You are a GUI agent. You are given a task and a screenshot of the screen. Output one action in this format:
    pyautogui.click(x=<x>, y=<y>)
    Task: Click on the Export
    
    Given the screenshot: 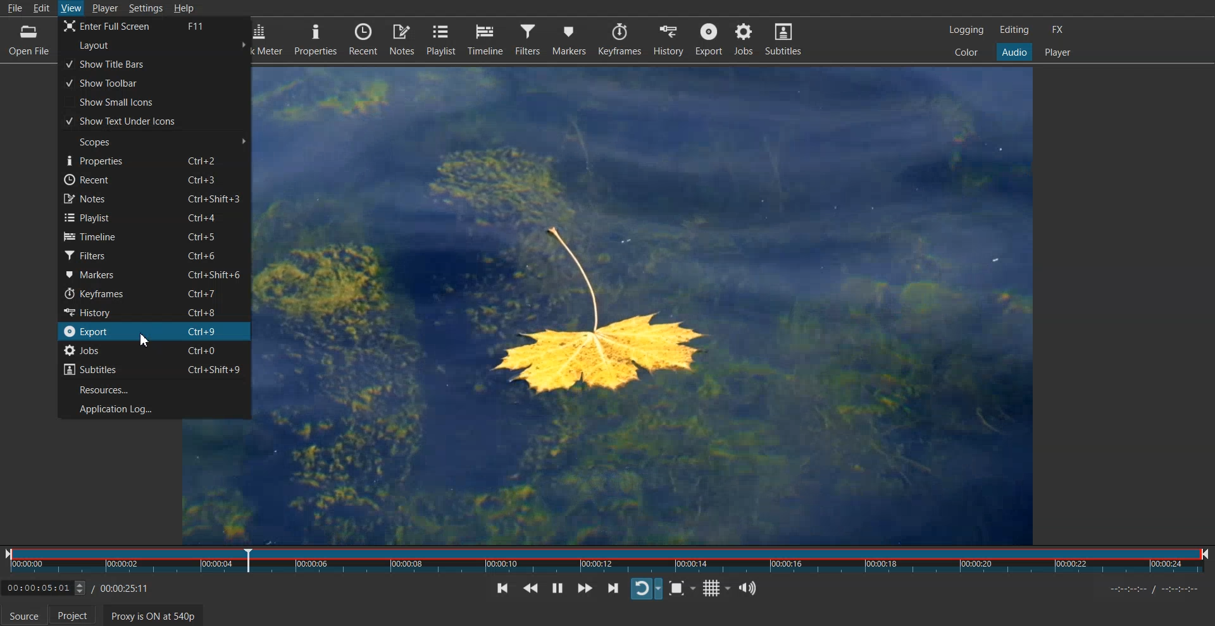 What is the action you would take?
    pyautogui.click(x=710, y=39)
    